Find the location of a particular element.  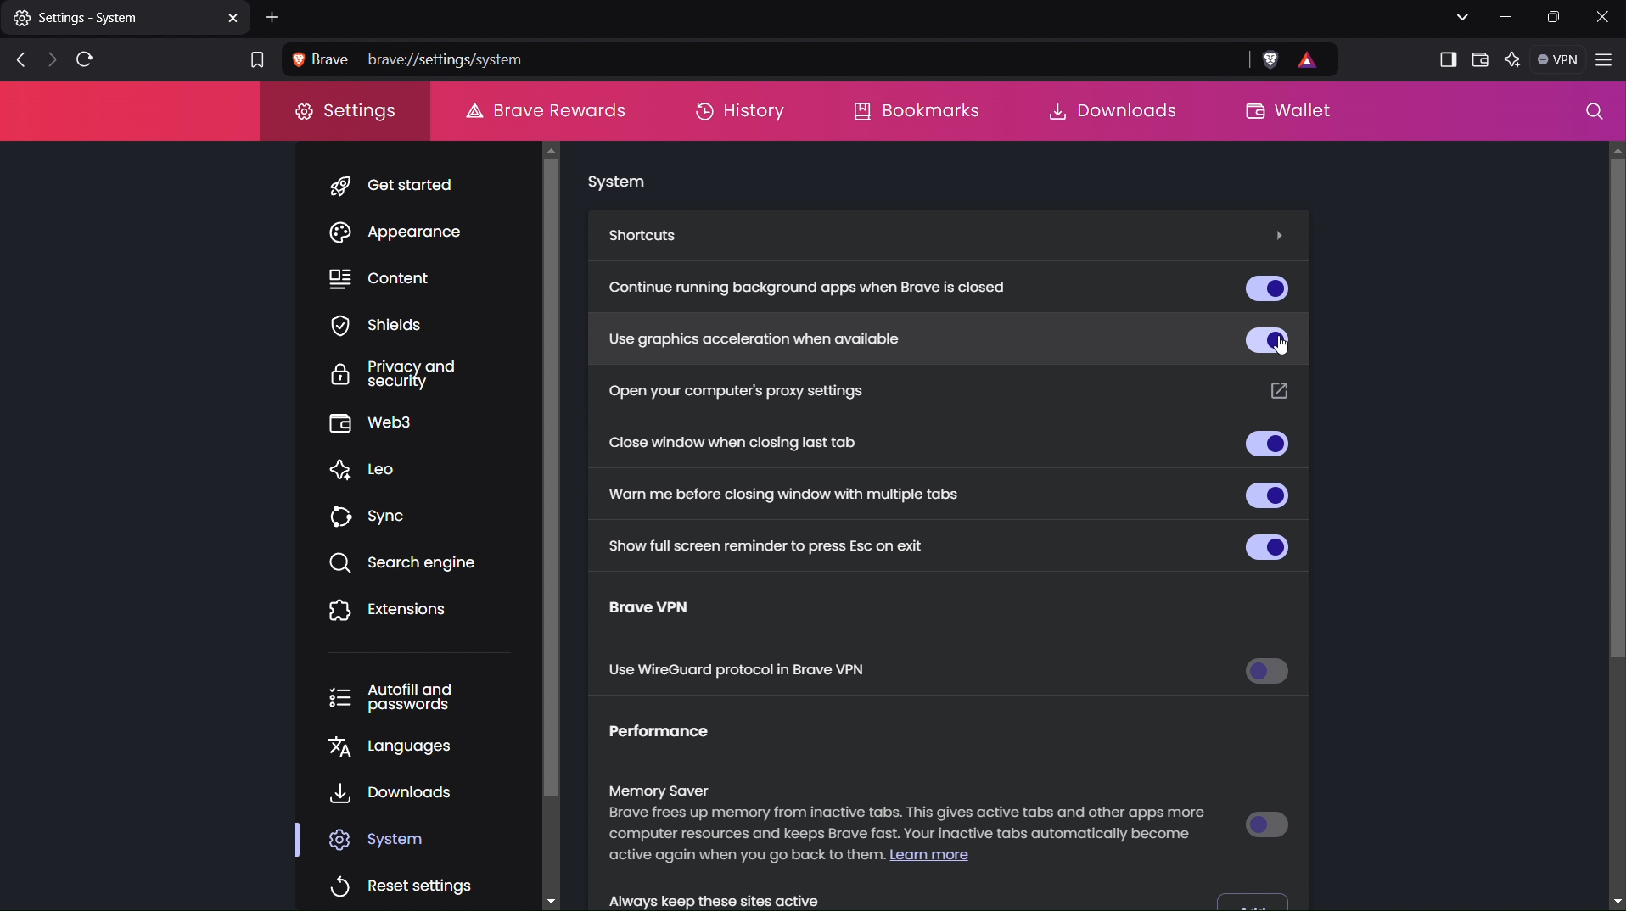

Wallet is located at coordinates (1478, 59).